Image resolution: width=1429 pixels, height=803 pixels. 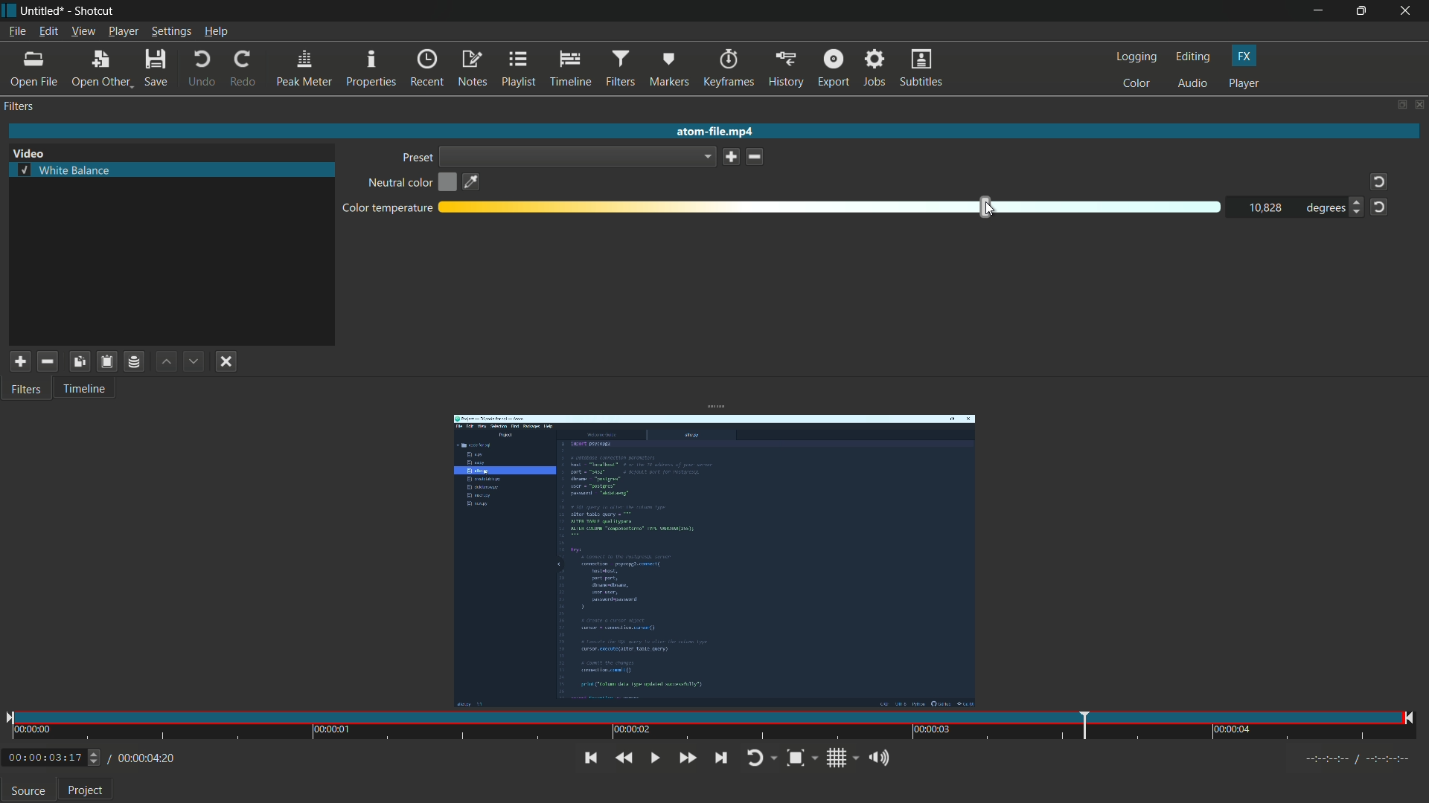 I want to click on fx, so click(x=1244, y=57).